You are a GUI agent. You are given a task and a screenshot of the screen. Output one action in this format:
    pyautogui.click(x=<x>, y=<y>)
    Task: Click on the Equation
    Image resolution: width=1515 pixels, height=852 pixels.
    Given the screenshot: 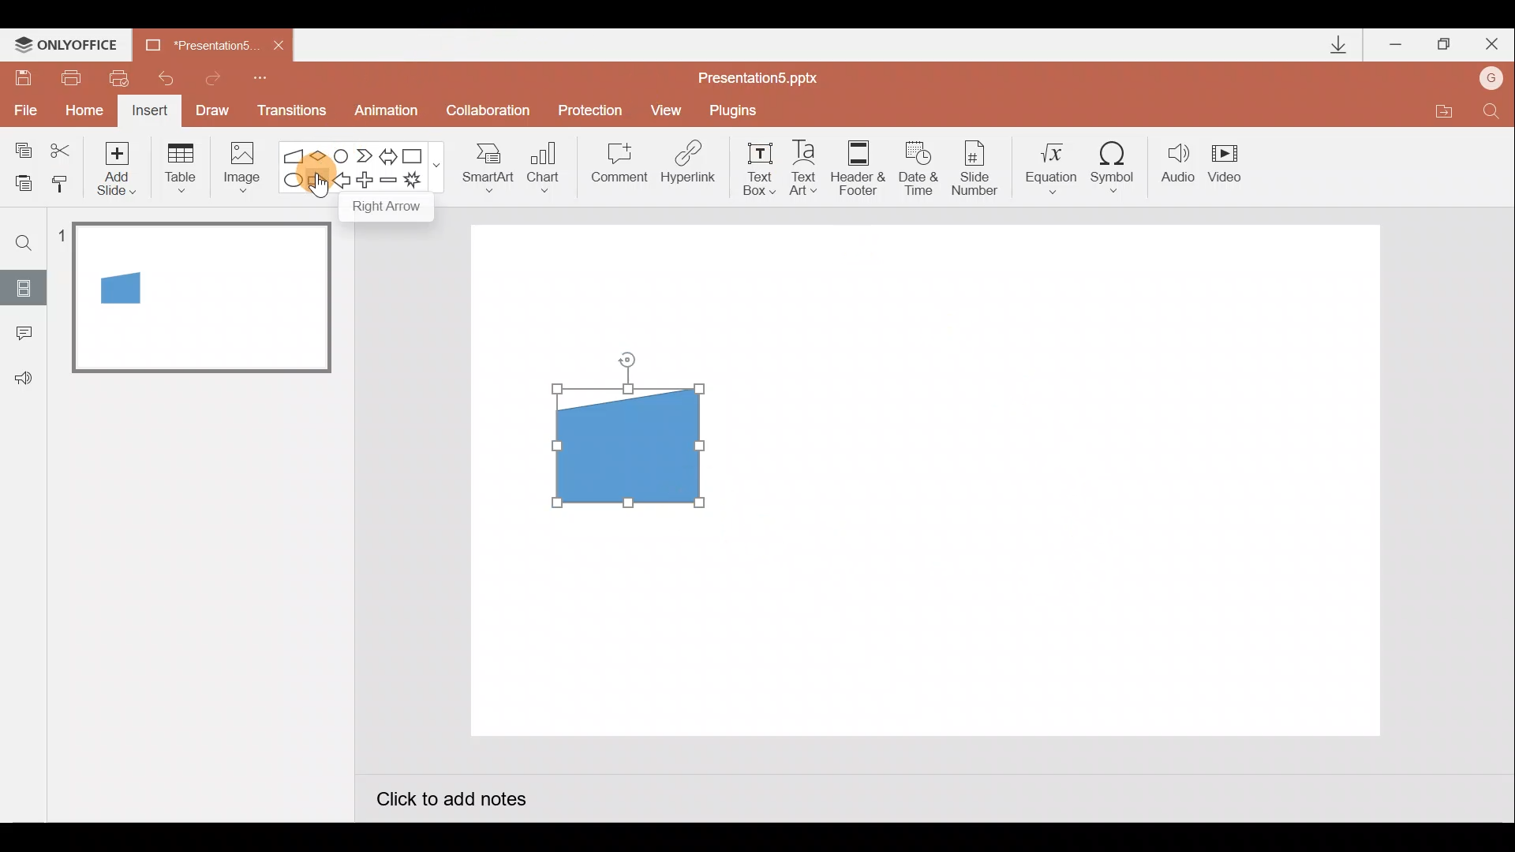 What is the action you would take?
    pyautogui.click(x=1054, y=166)
    